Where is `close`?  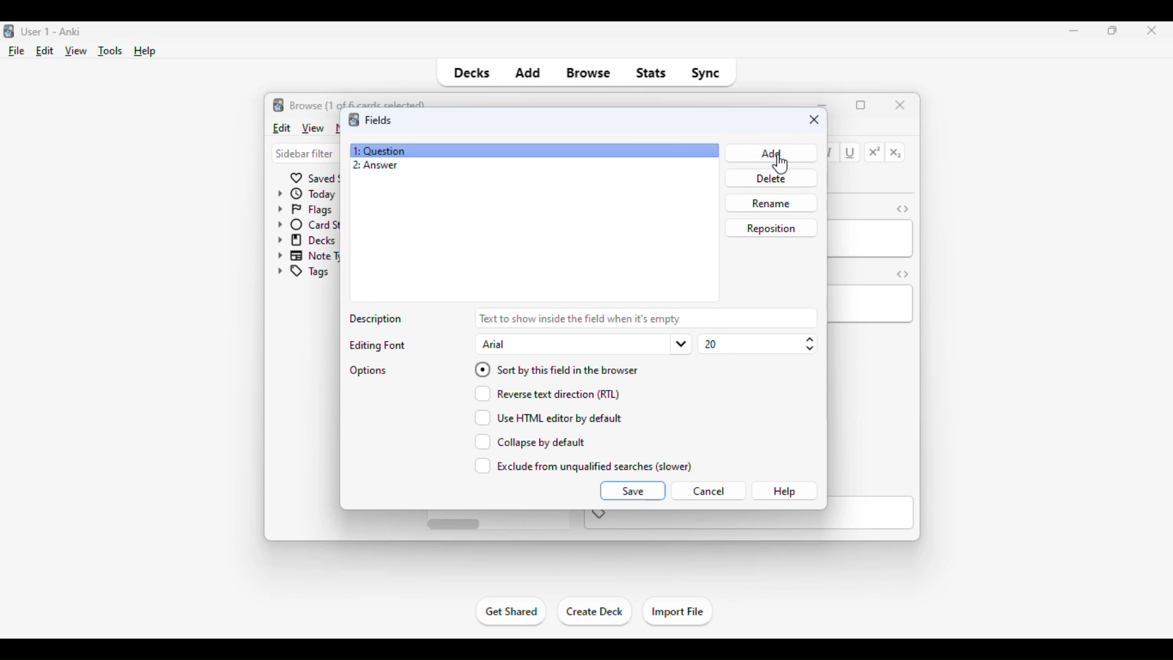
close is located at coordinates (901, 104).